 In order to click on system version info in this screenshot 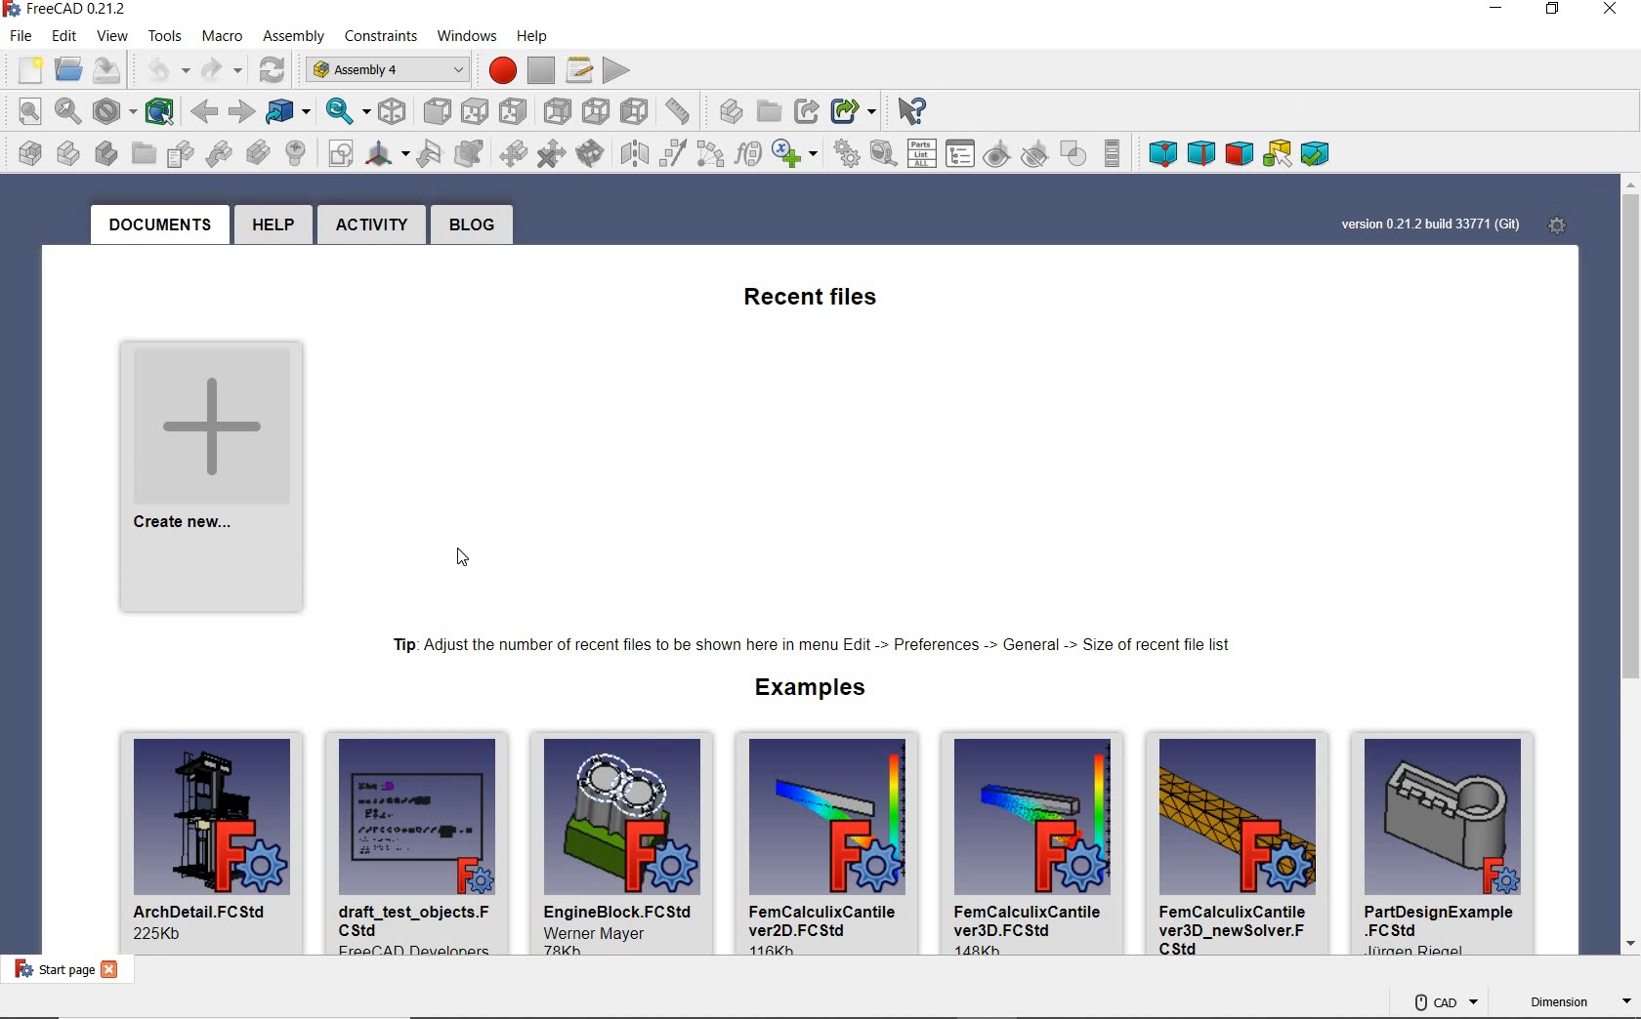, I will do `click(1431, 222)`.